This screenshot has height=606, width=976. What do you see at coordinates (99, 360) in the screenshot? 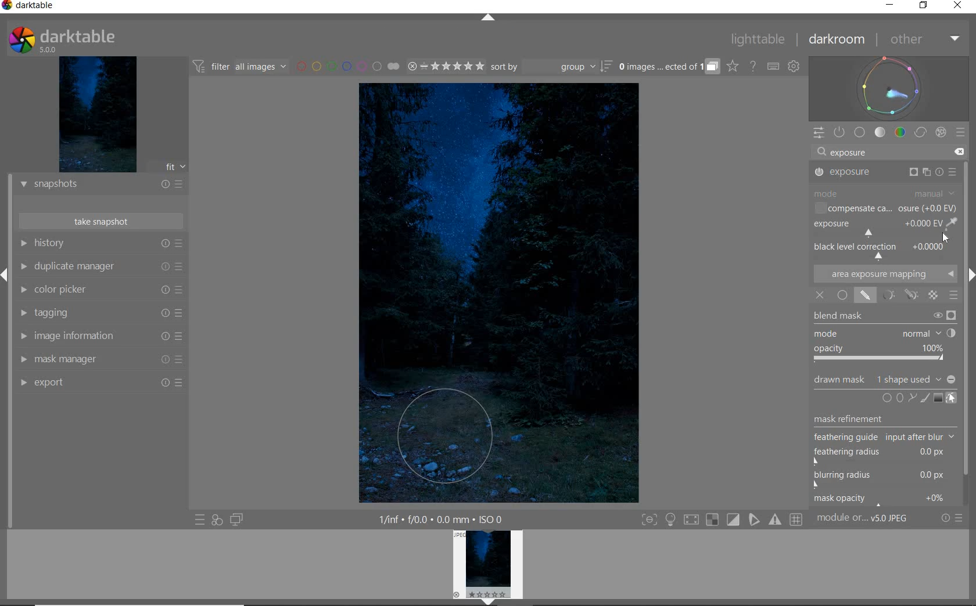
I see `MASK MANAGER` at bounding box center [99, 360].